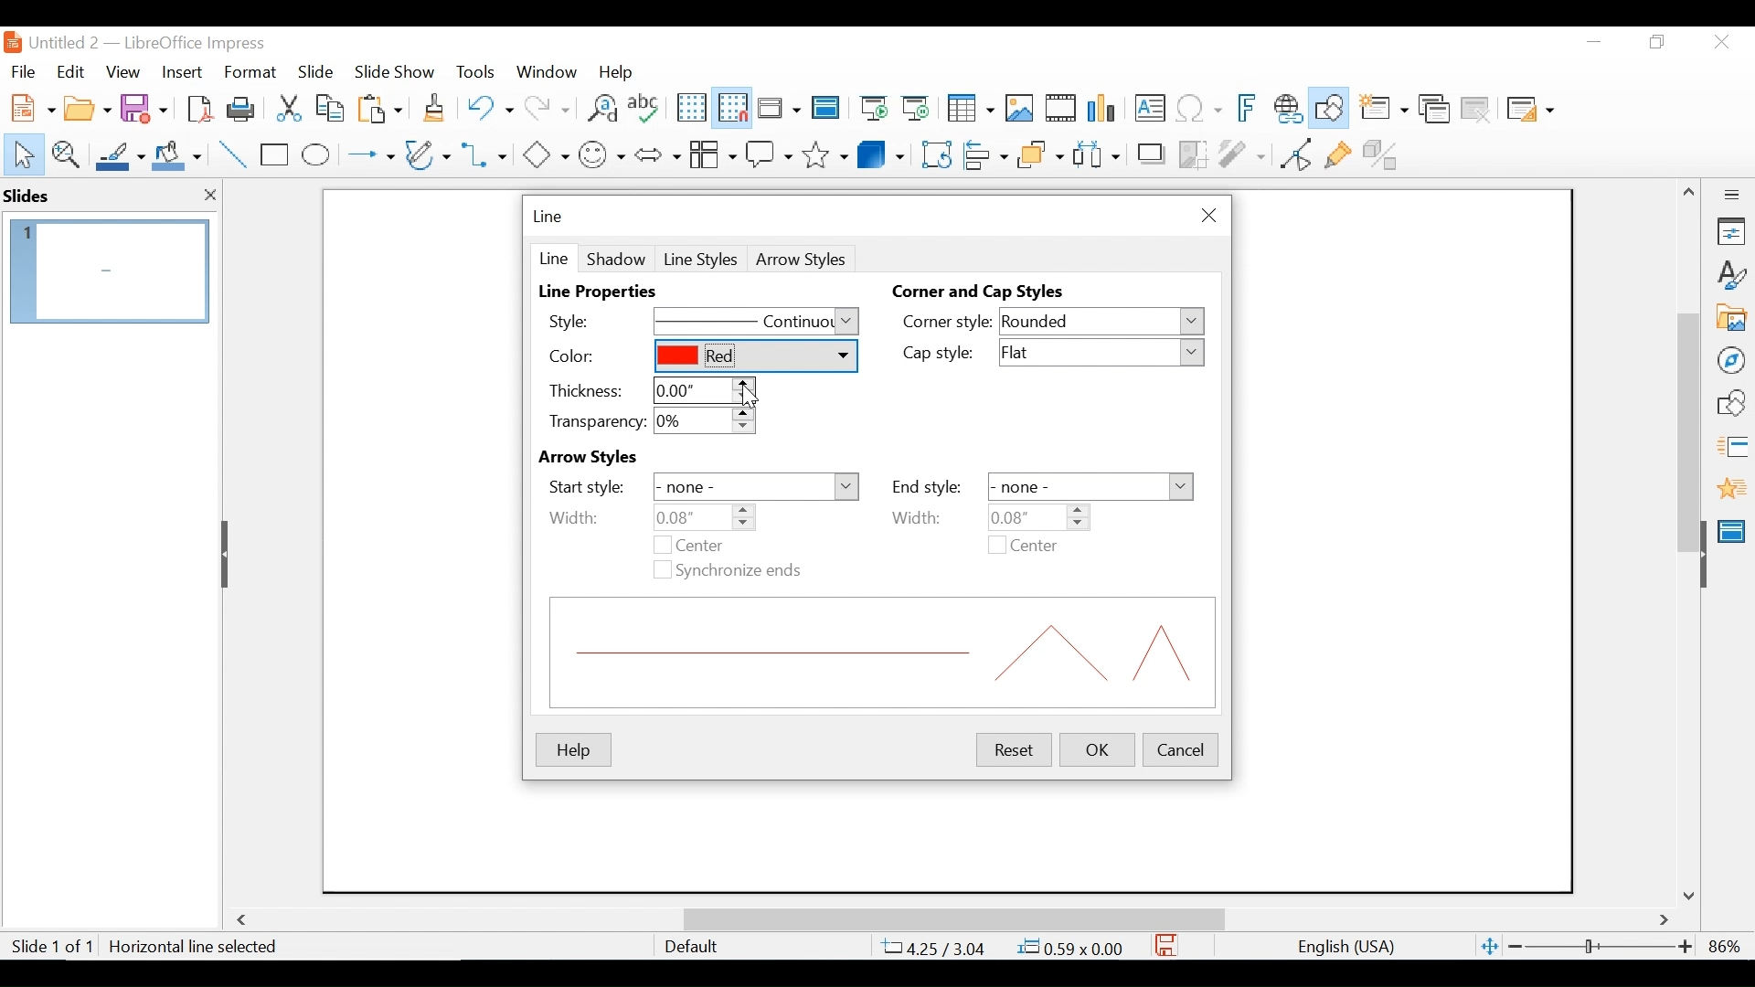  What do you see at coordinates (1167, 945) in the screenshot?
I see `Save` at bounding box center [1167, 945].